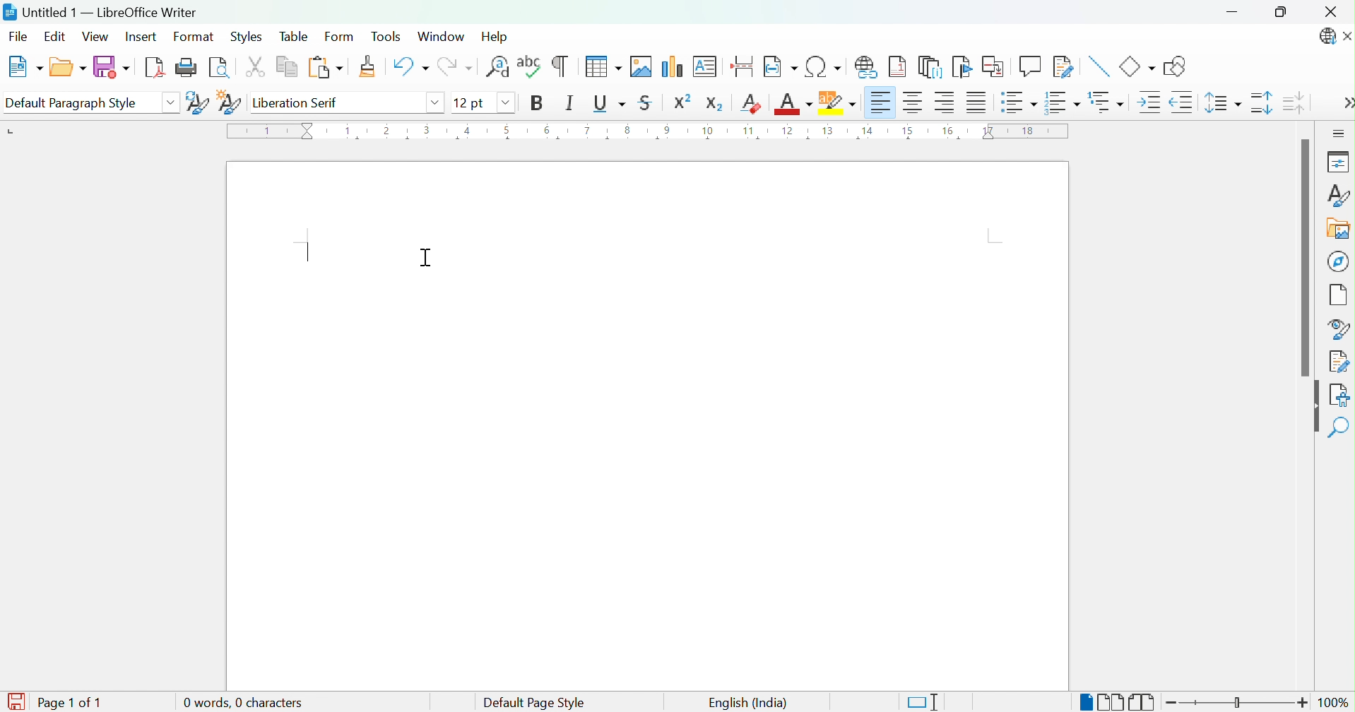 Image resolution: width=1355 pixels, height=712 pixels. Describe the element at coordinates (298, 104) in the screenshot. I see `Liberation serif` at that location.